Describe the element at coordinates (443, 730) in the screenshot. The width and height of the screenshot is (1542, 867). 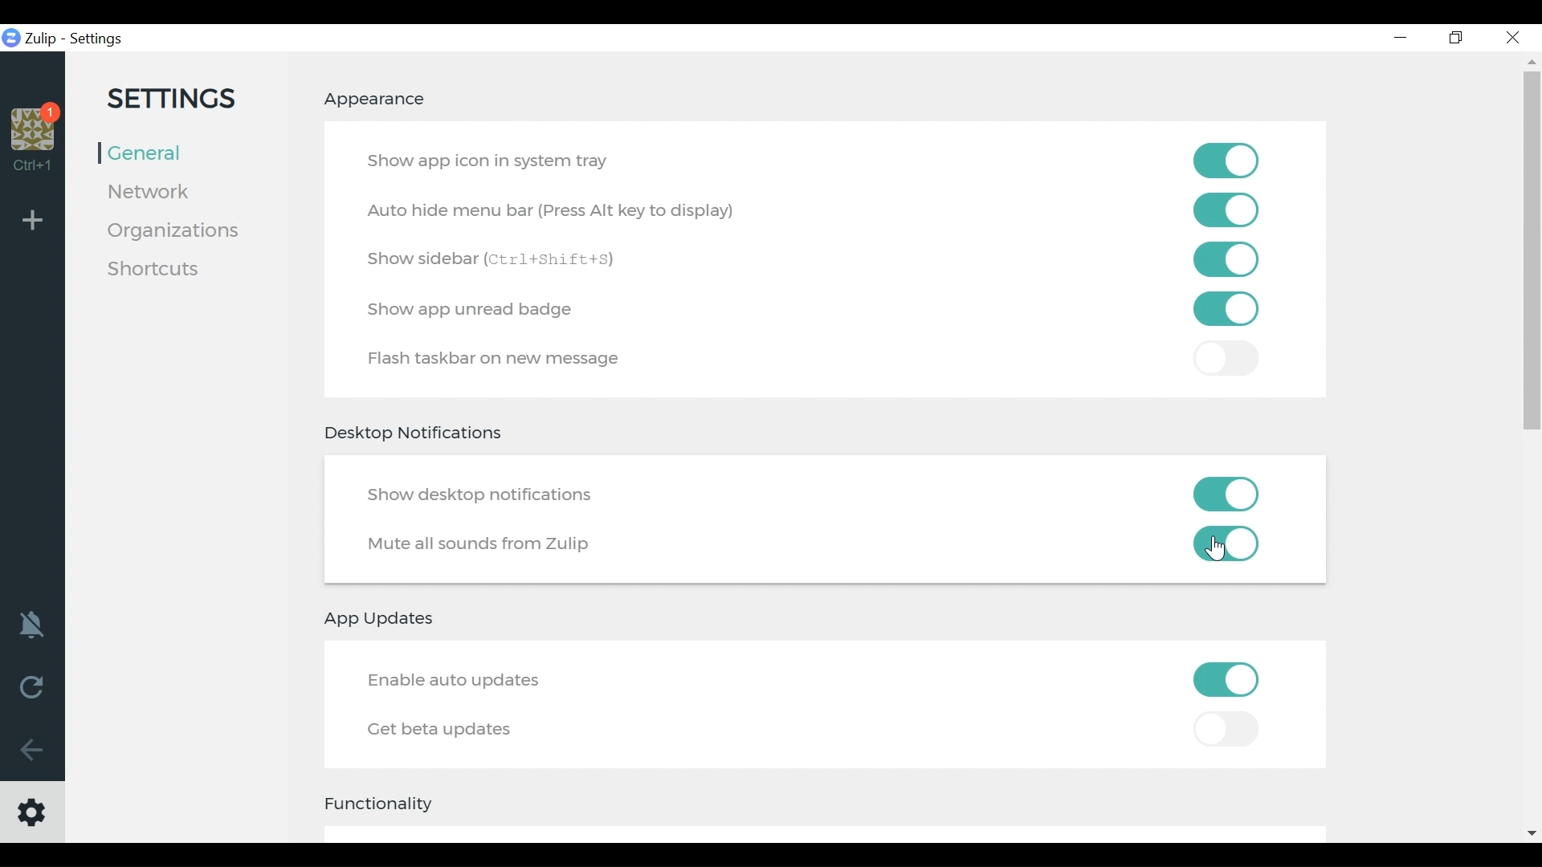
I see `Get better updates` at that location.